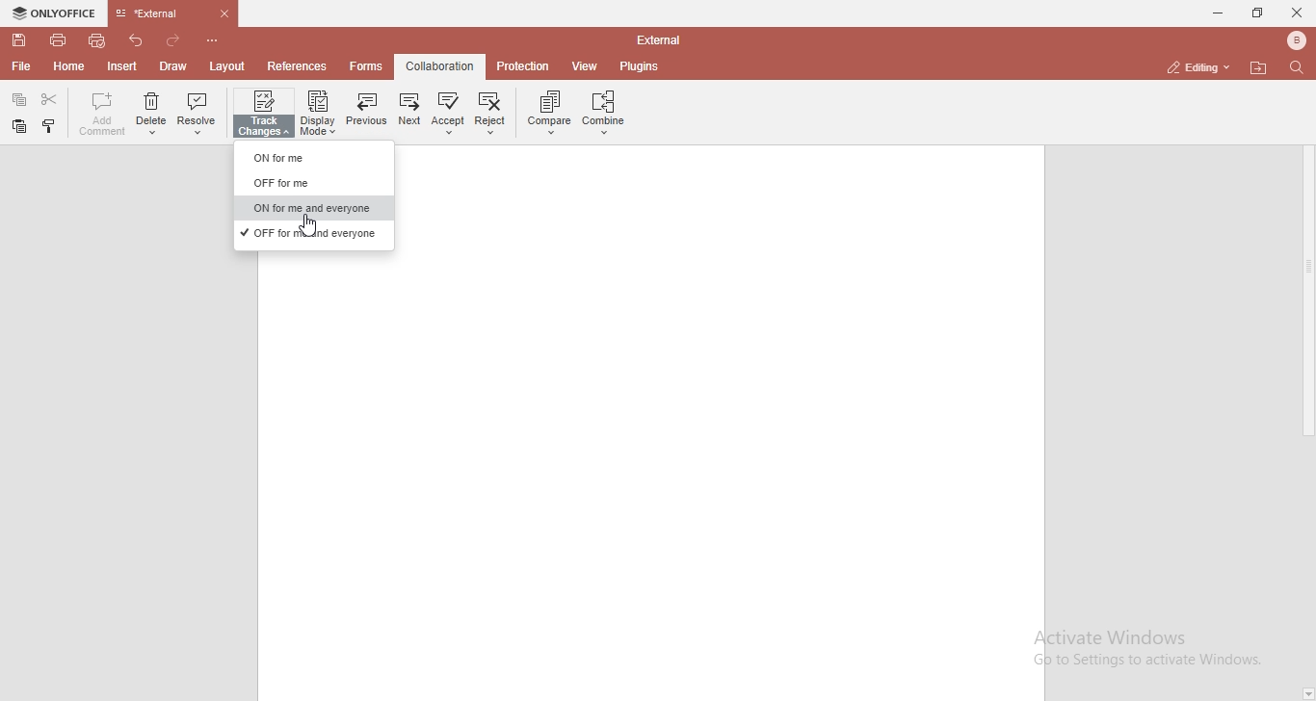 This screenshot has width=1316, height=701. What do you see at coordinates (658, 39) in the screenshot?
I see `file name` at bounding box center [658, 39].